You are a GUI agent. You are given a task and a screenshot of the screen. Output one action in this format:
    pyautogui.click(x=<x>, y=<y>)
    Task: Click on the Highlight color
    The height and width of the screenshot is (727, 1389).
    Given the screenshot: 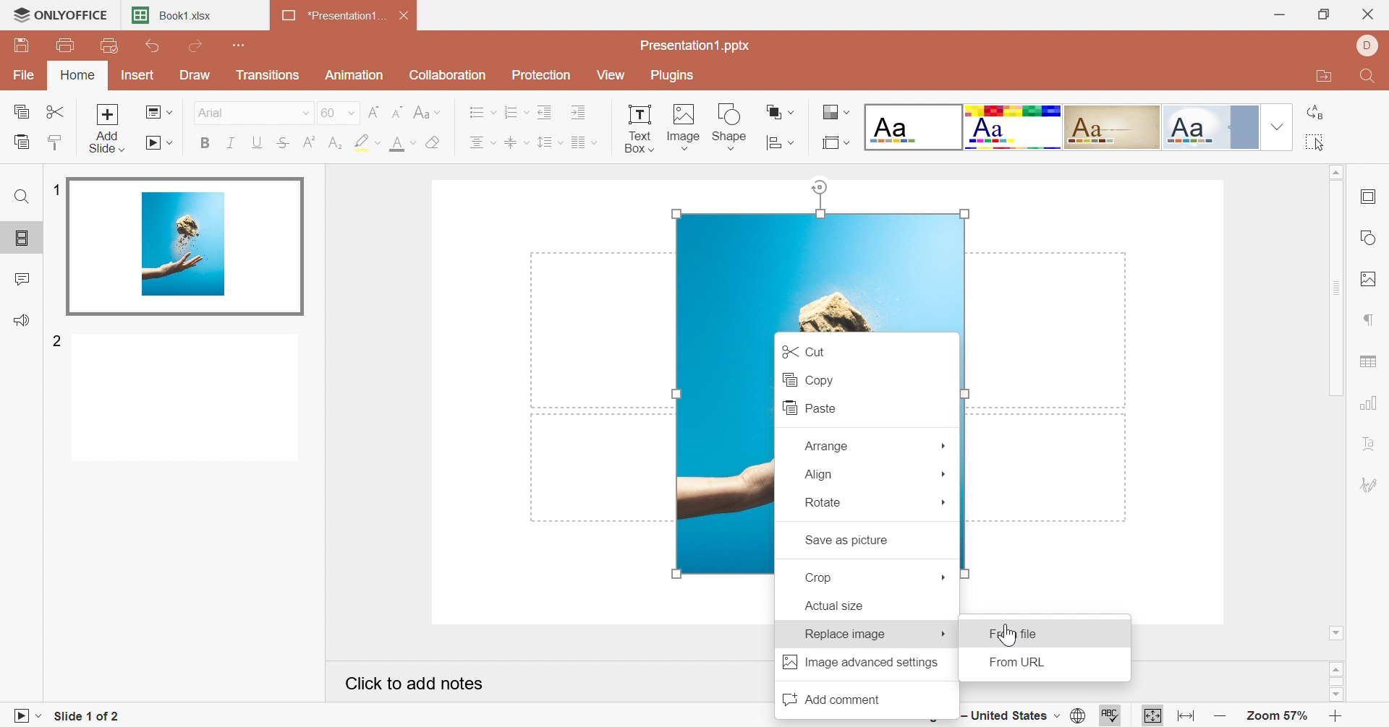 What is the action you would take?
    pyautogui.click(x=368, y=143)
    